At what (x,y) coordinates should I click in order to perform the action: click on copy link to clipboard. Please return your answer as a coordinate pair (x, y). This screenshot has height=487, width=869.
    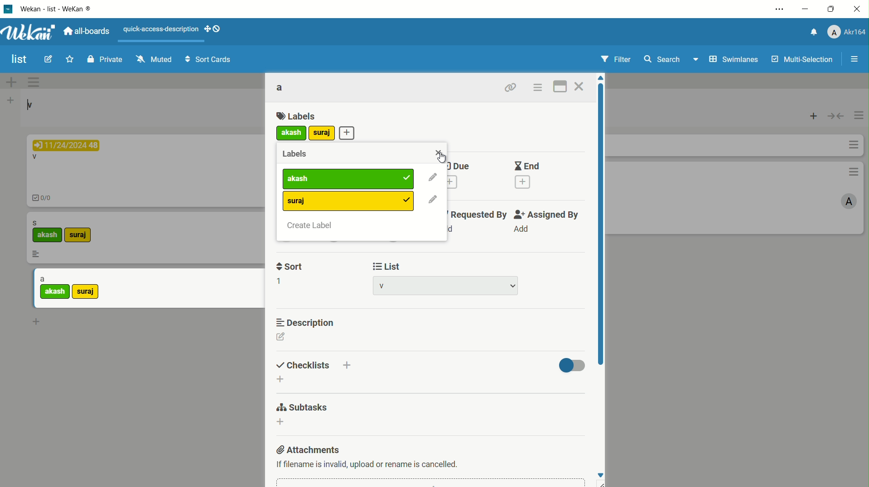
    Looking at the image, I should click on (509, 87).